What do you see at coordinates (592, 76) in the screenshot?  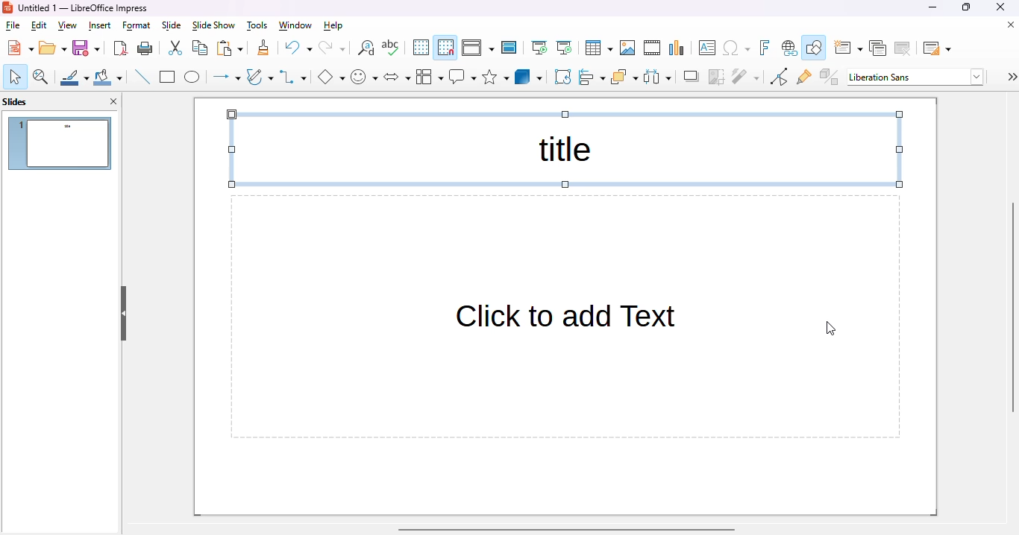 I see `align objects` at bounding box center [592, 76].